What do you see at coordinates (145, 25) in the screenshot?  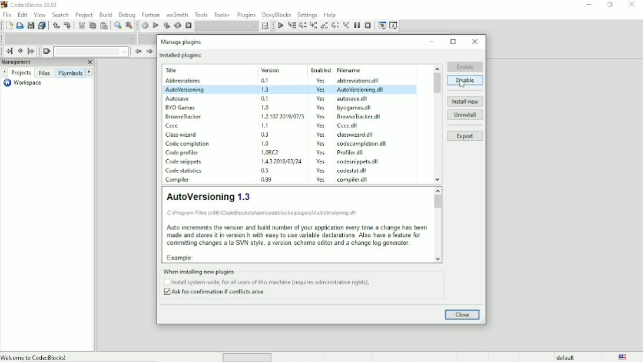 I see `Build` at bounding box center [145, 25].